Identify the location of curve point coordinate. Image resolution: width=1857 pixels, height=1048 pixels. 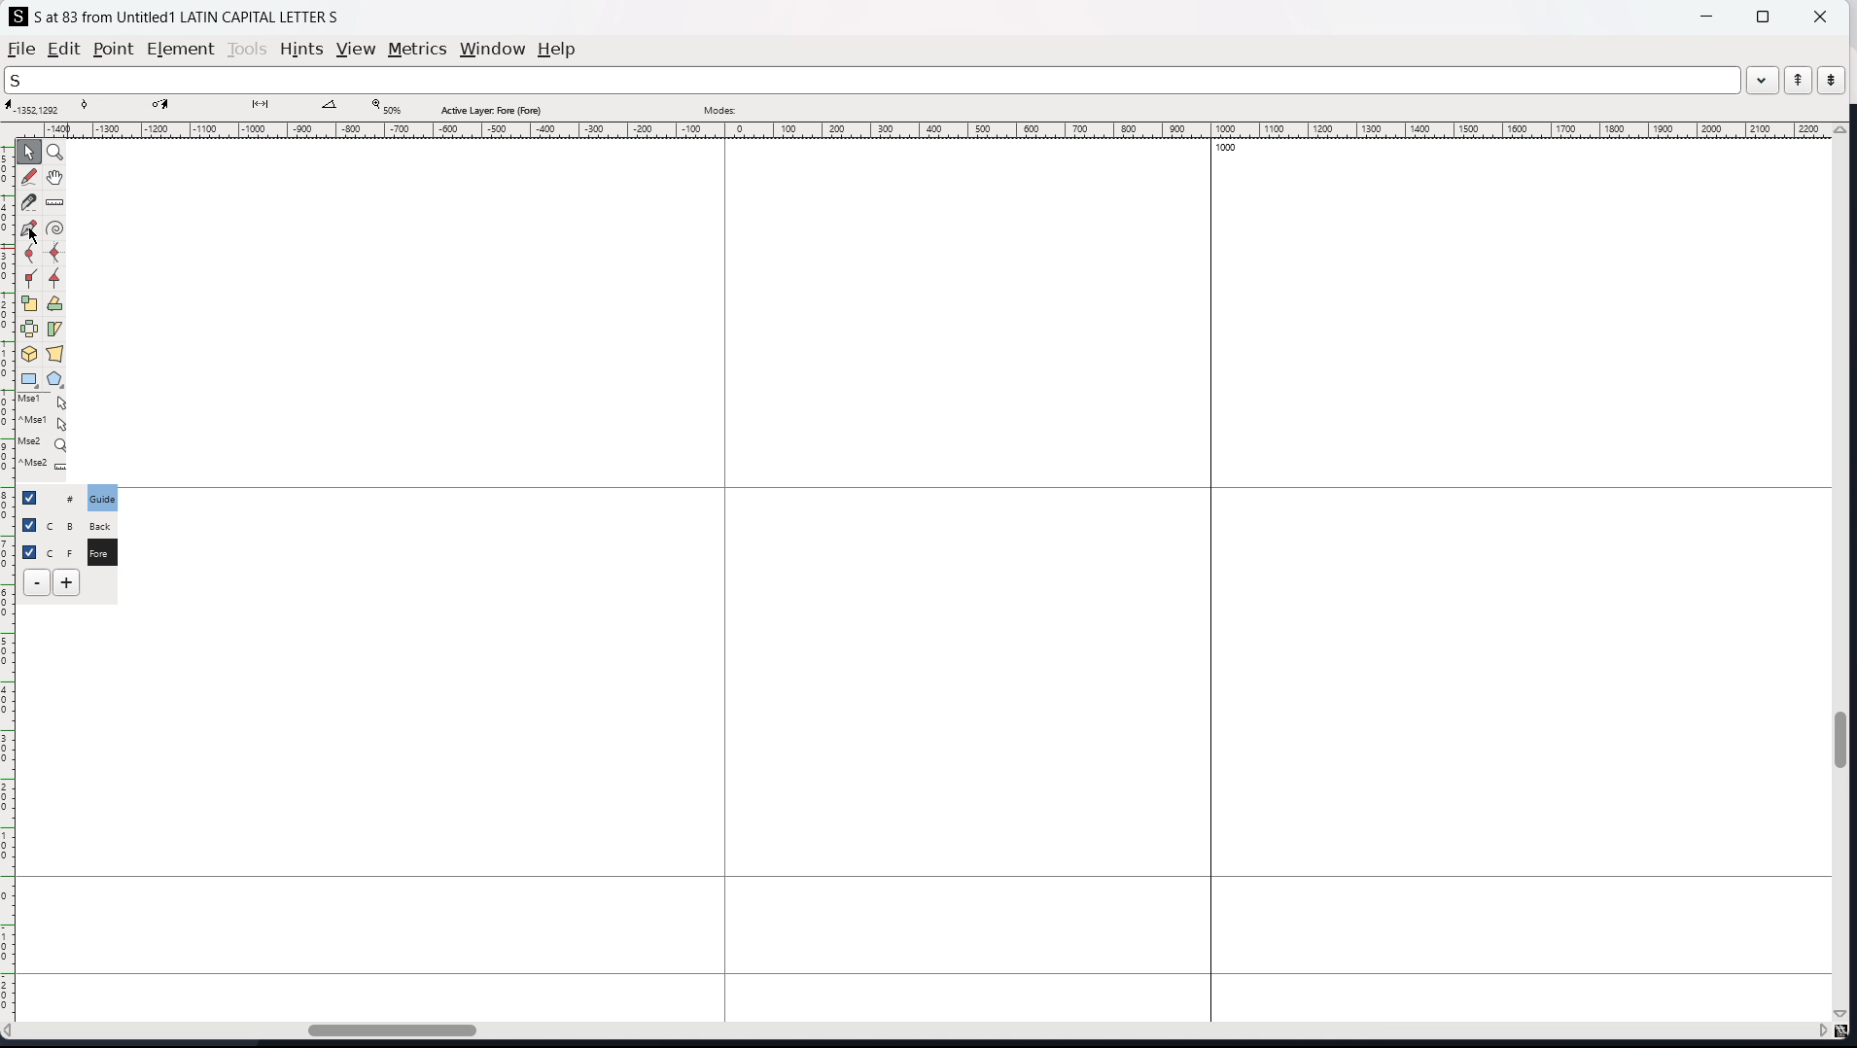
(91, 108).